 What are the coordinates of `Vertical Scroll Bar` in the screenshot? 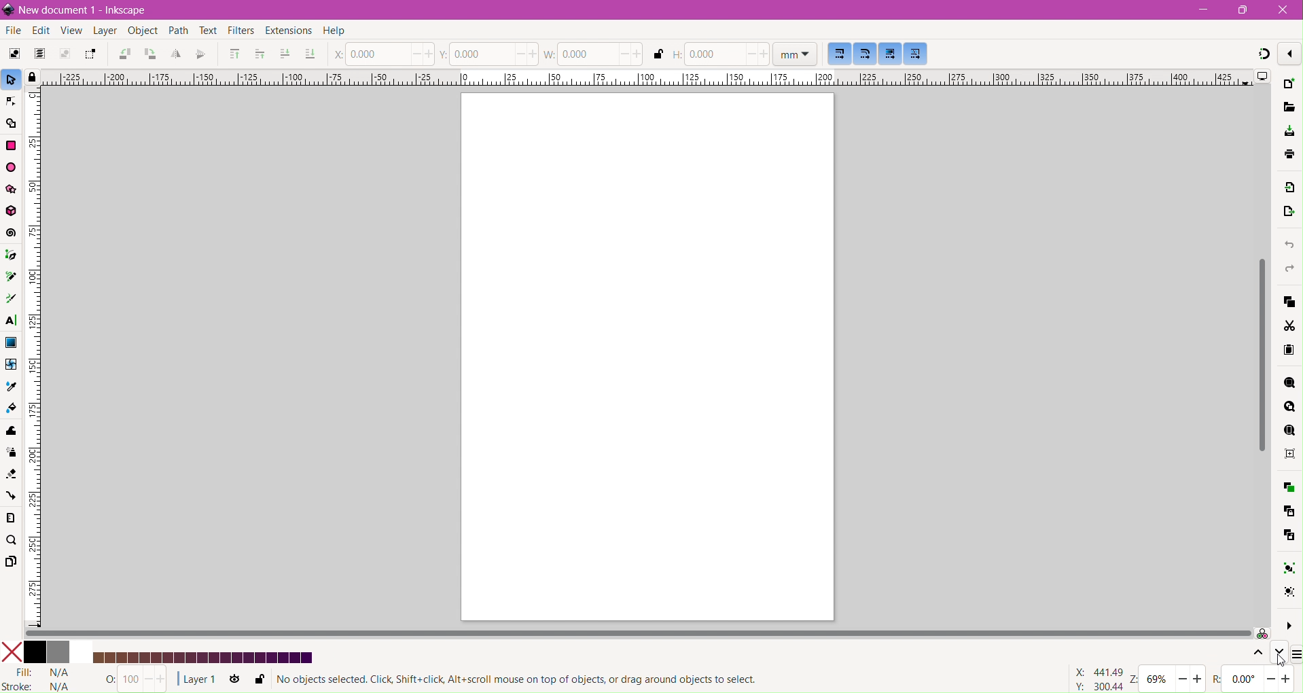 It's located at (1259, 355).